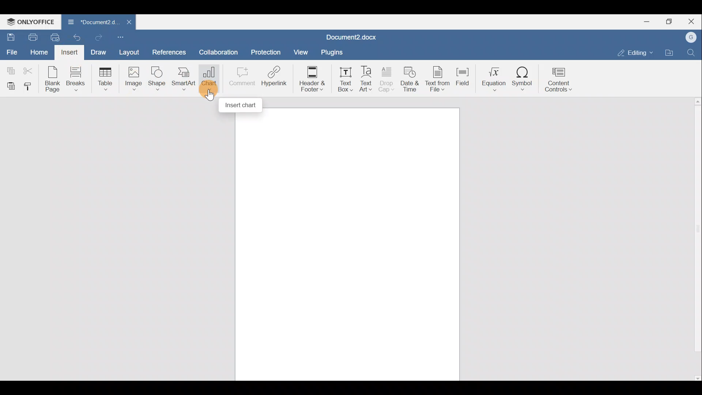 This screenshot has height=395, width=702. Describe the element at coordinates (99, 53) in the screenshot. I see `Draw` at that location.